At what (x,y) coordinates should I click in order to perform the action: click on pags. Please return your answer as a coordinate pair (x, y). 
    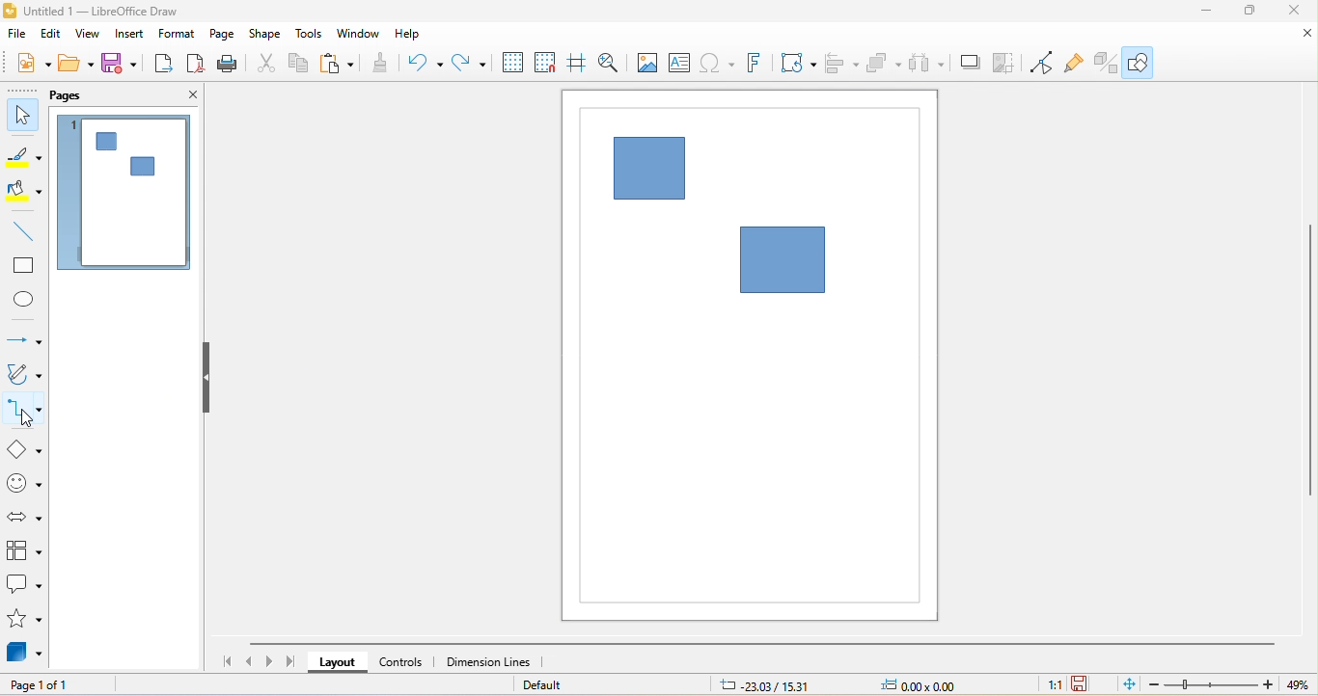
    Looking at the image, I should click on (77, 97).